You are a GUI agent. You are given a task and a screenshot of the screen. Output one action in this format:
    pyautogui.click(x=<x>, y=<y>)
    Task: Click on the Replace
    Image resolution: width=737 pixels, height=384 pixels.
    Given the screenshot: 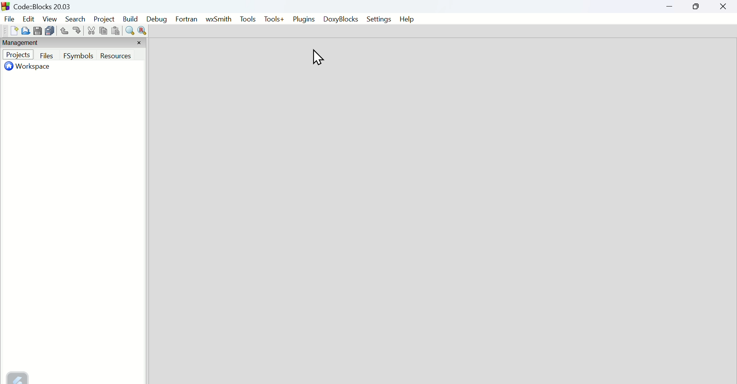 What is the action you would take?
    pyautogui.click(x=142, y=31)
    